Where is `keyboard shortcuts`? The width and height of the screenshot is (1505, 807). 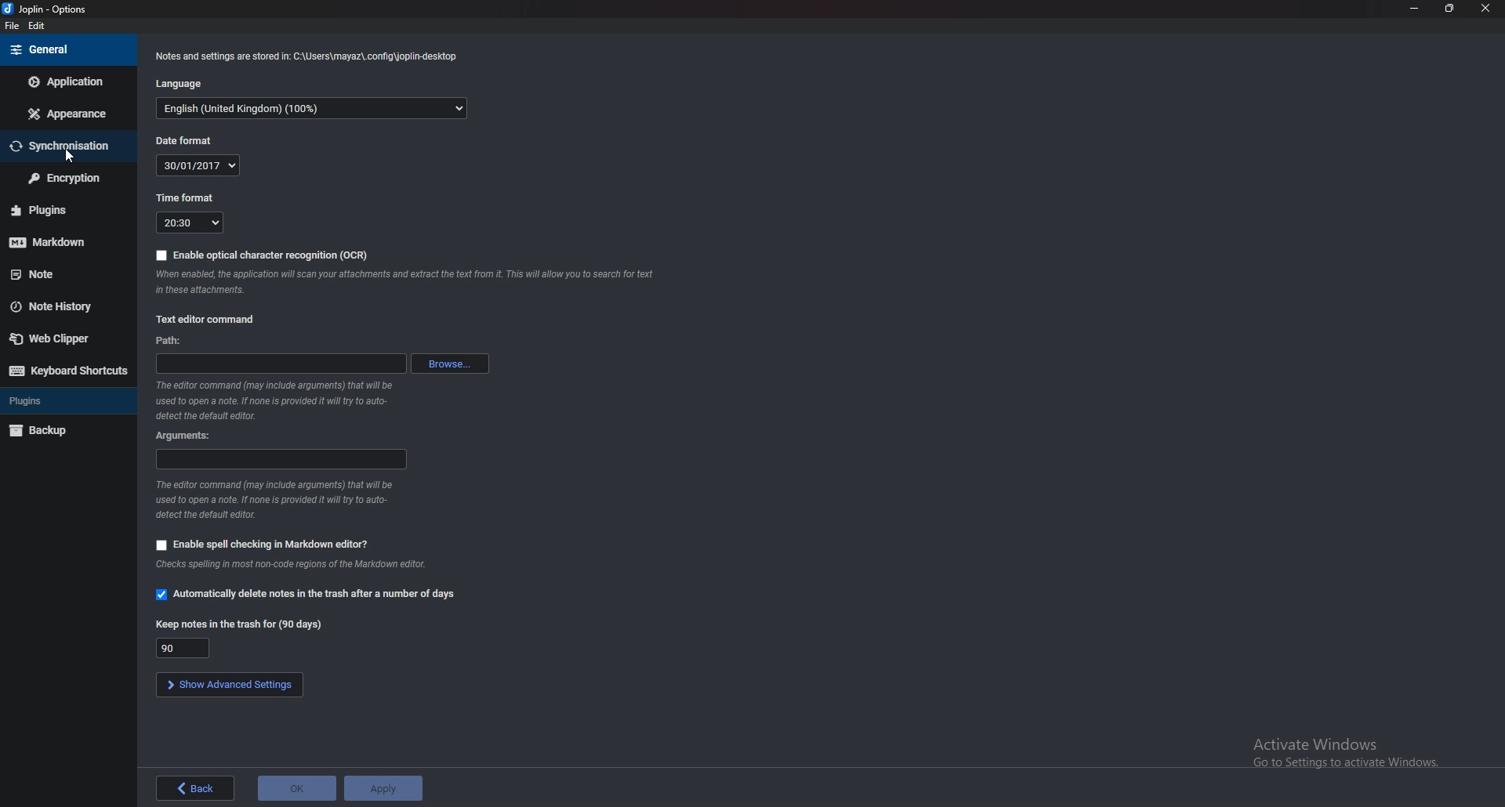
keyboard shortcuts is located at coordinates (68, 371).